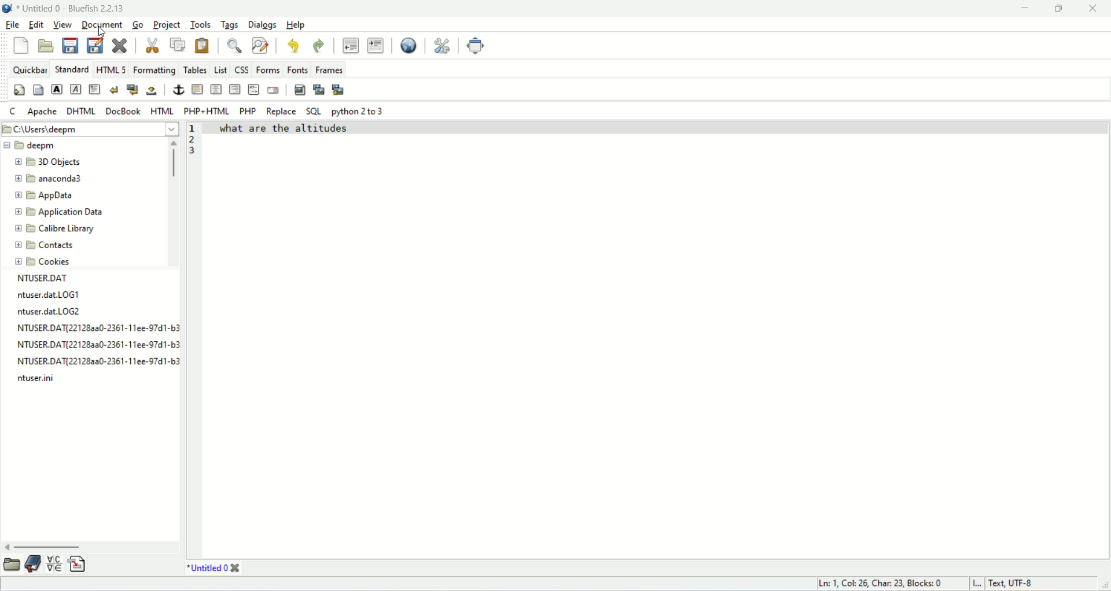 Image resolution: width=1111 pixels, height=591 pixels. What do you see at coordinates (177, 45) in the screenshot?
I see `copy` at bounding box center [177, 45].